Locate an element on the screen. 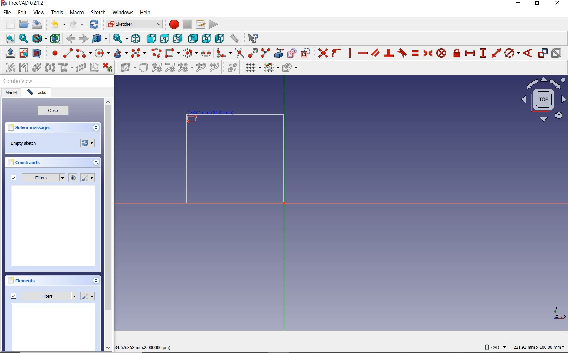  expand is located at coordinates (96, 163).